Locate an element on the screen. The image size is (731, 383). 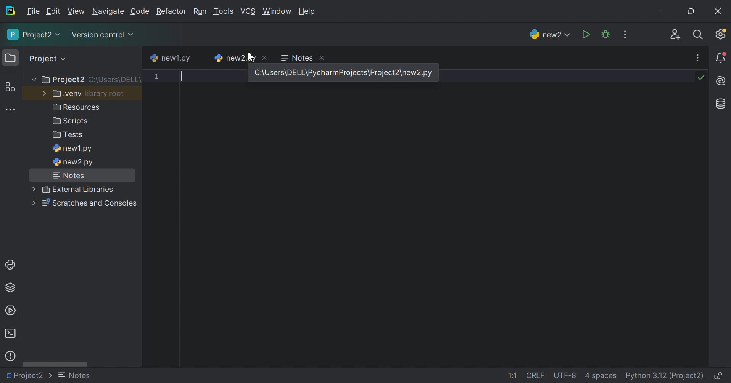
Cursor is located at coordinates (251, 56).